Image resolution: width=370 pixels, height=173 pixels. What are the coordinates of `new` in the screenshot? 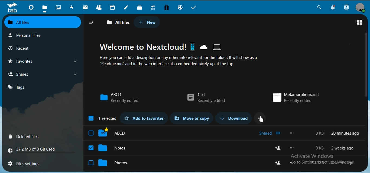 It's located at (147, 22).